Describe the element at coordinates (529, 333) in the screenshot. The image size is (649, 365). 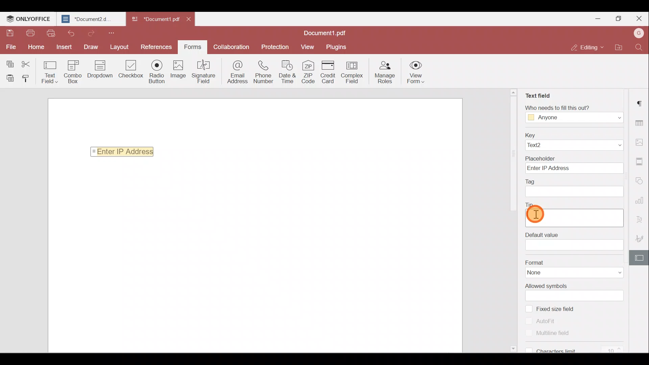
I see `checkbox` at that location.